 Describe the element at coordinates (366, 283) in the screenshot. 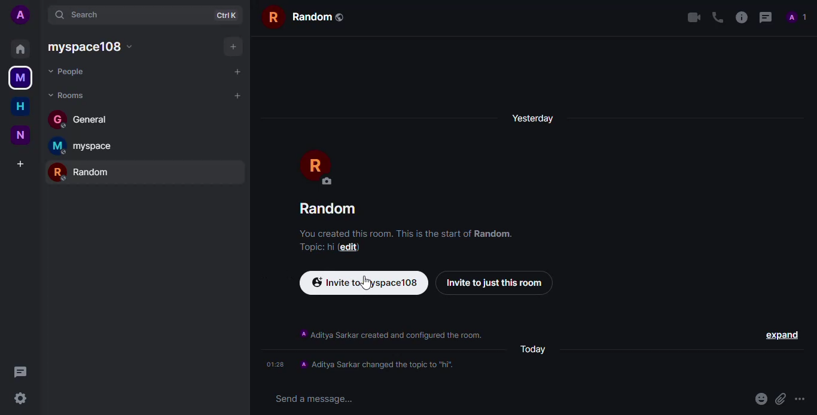

I see `cursor` at that location.